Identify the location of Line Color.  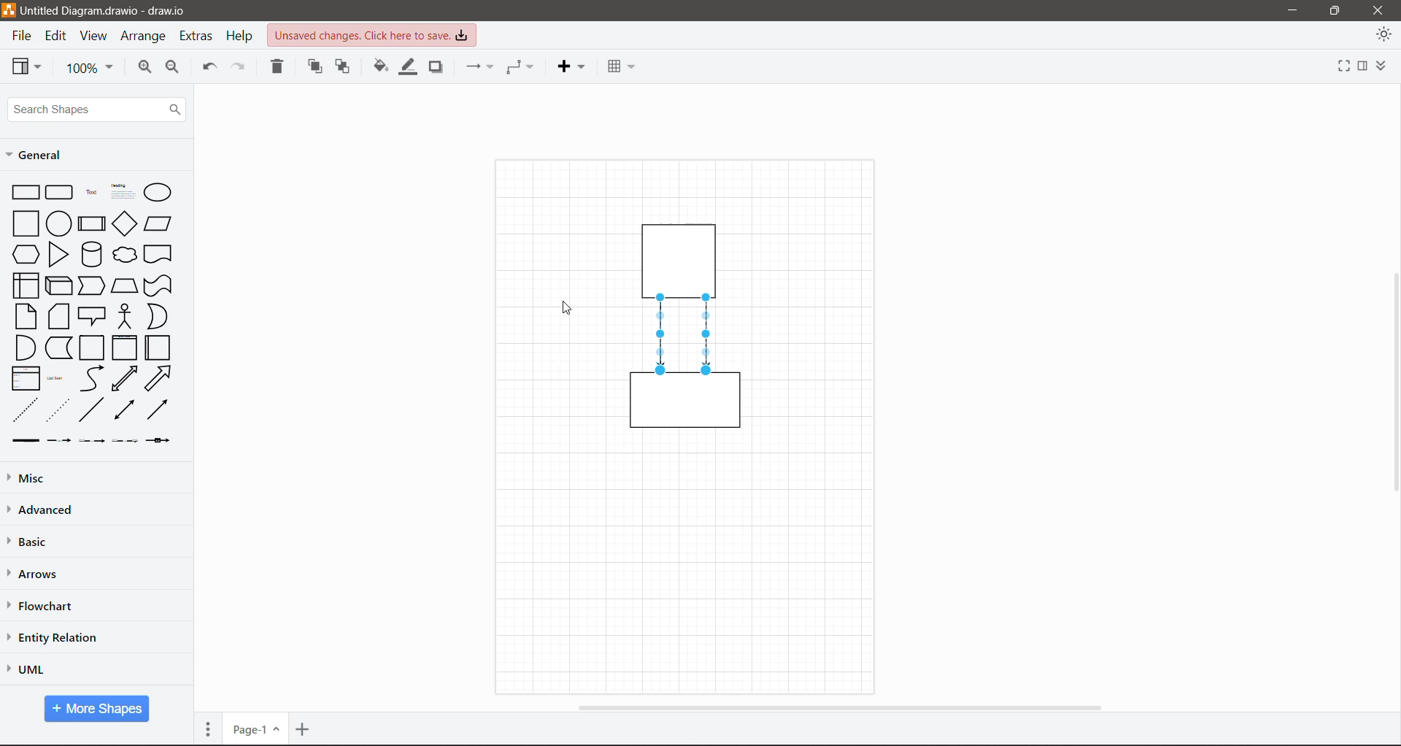
(406, 68).